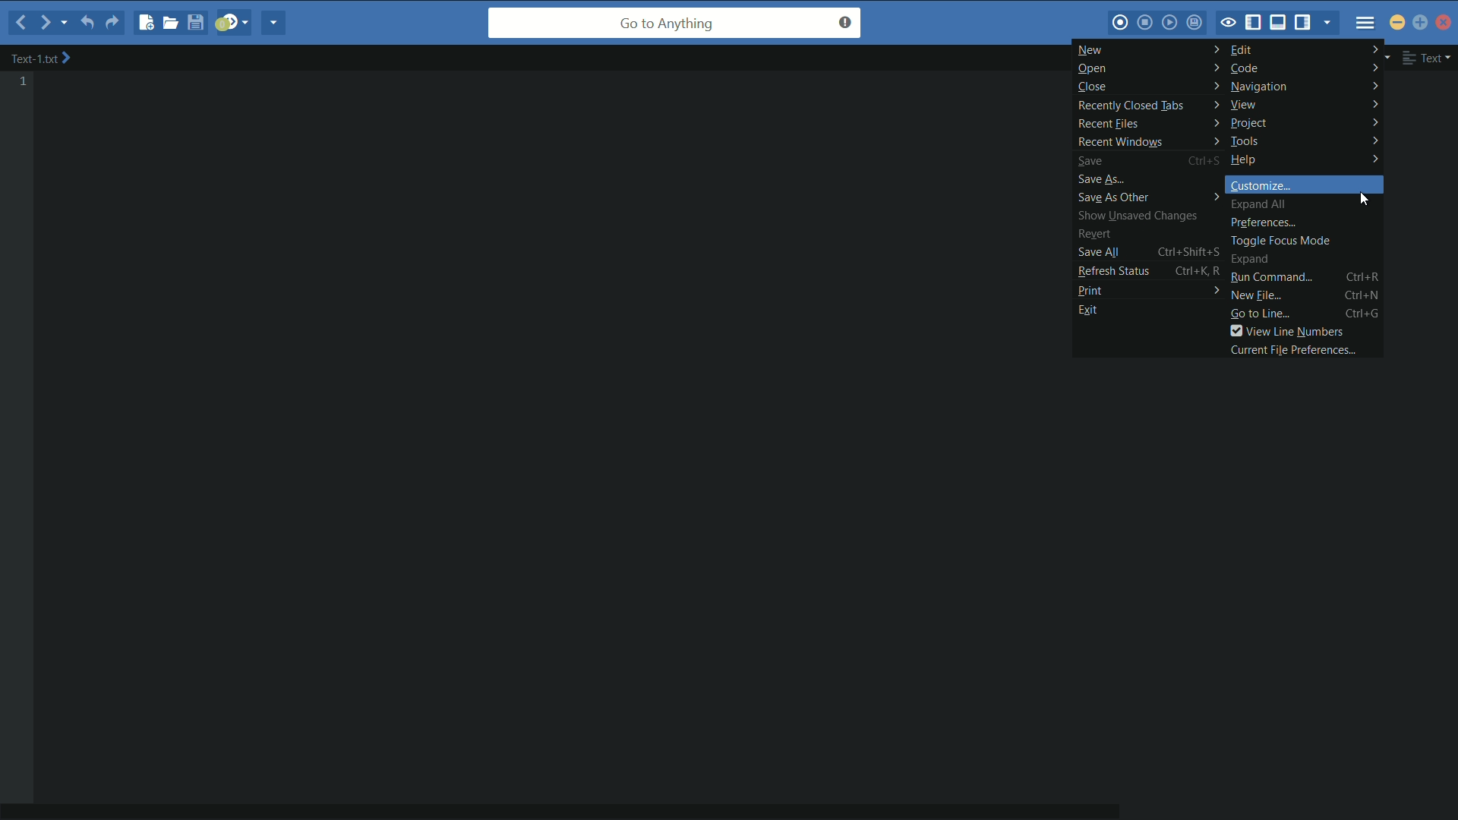 The height and width of the screenshot is (820, 1458). Describe the element at coordinates (1304, 68) in the screenshot. I see `code` at that location.